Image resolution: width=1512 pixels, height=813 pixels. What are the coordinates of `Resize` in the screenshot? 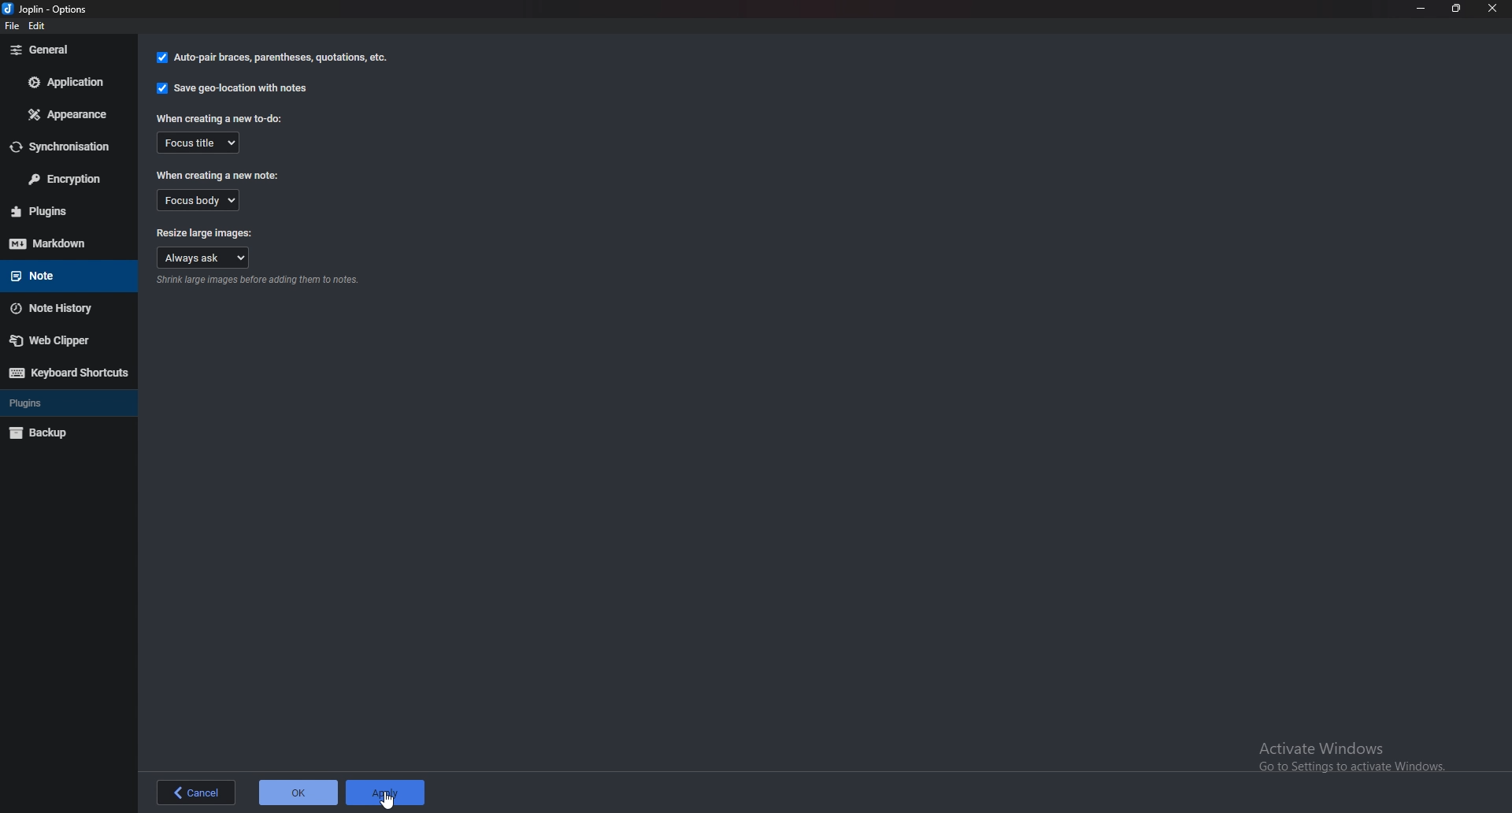 It's located at (1457, 8).